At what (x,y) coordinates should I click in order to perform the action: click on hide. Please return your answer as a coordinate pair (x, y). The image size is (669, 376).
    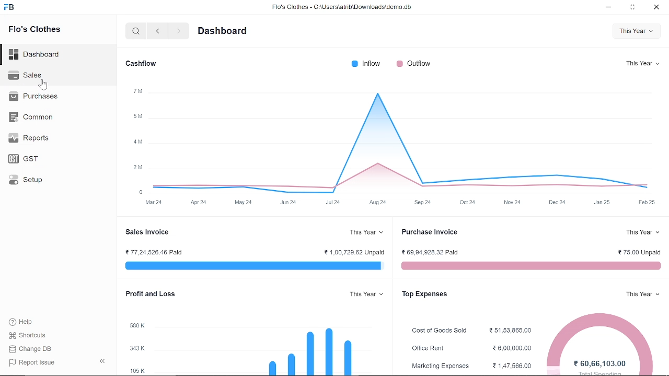
    Looking at the image, I should click on (103, 360).